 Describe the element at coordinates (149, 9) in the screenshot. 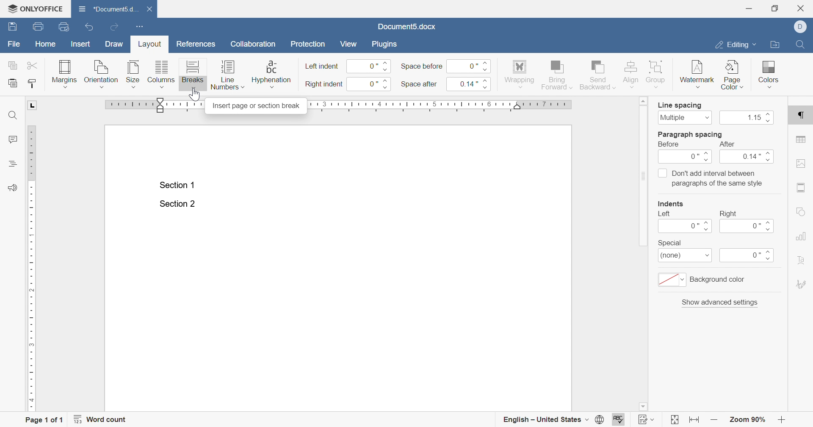

I see `close` at that location.